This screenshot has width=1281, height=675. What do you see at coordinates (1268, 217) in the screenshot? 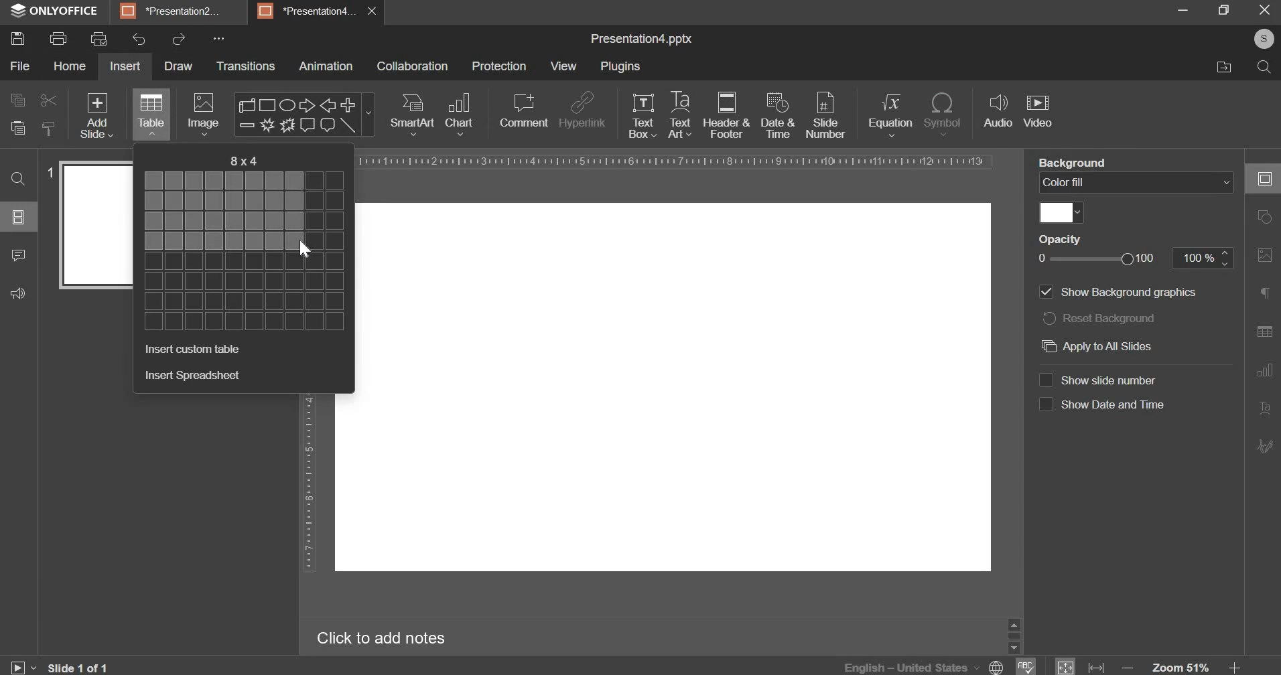
I see `shape settings` at bounding box center [1268, 217].